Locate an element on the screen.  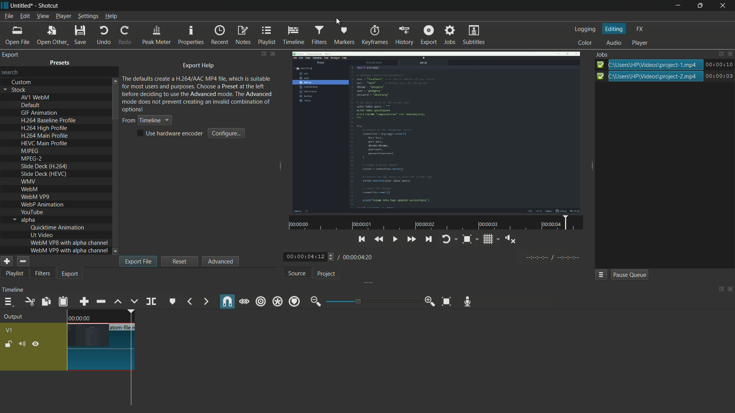
ut video is located at coordinates (42, 235).